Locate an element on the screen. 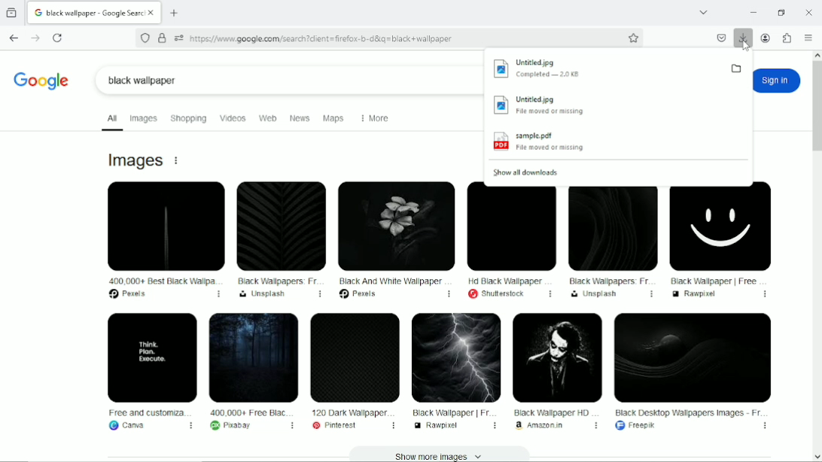 The image size is (822, 462). you have granted this website additional permissions  is located at coordinates (179, 38).